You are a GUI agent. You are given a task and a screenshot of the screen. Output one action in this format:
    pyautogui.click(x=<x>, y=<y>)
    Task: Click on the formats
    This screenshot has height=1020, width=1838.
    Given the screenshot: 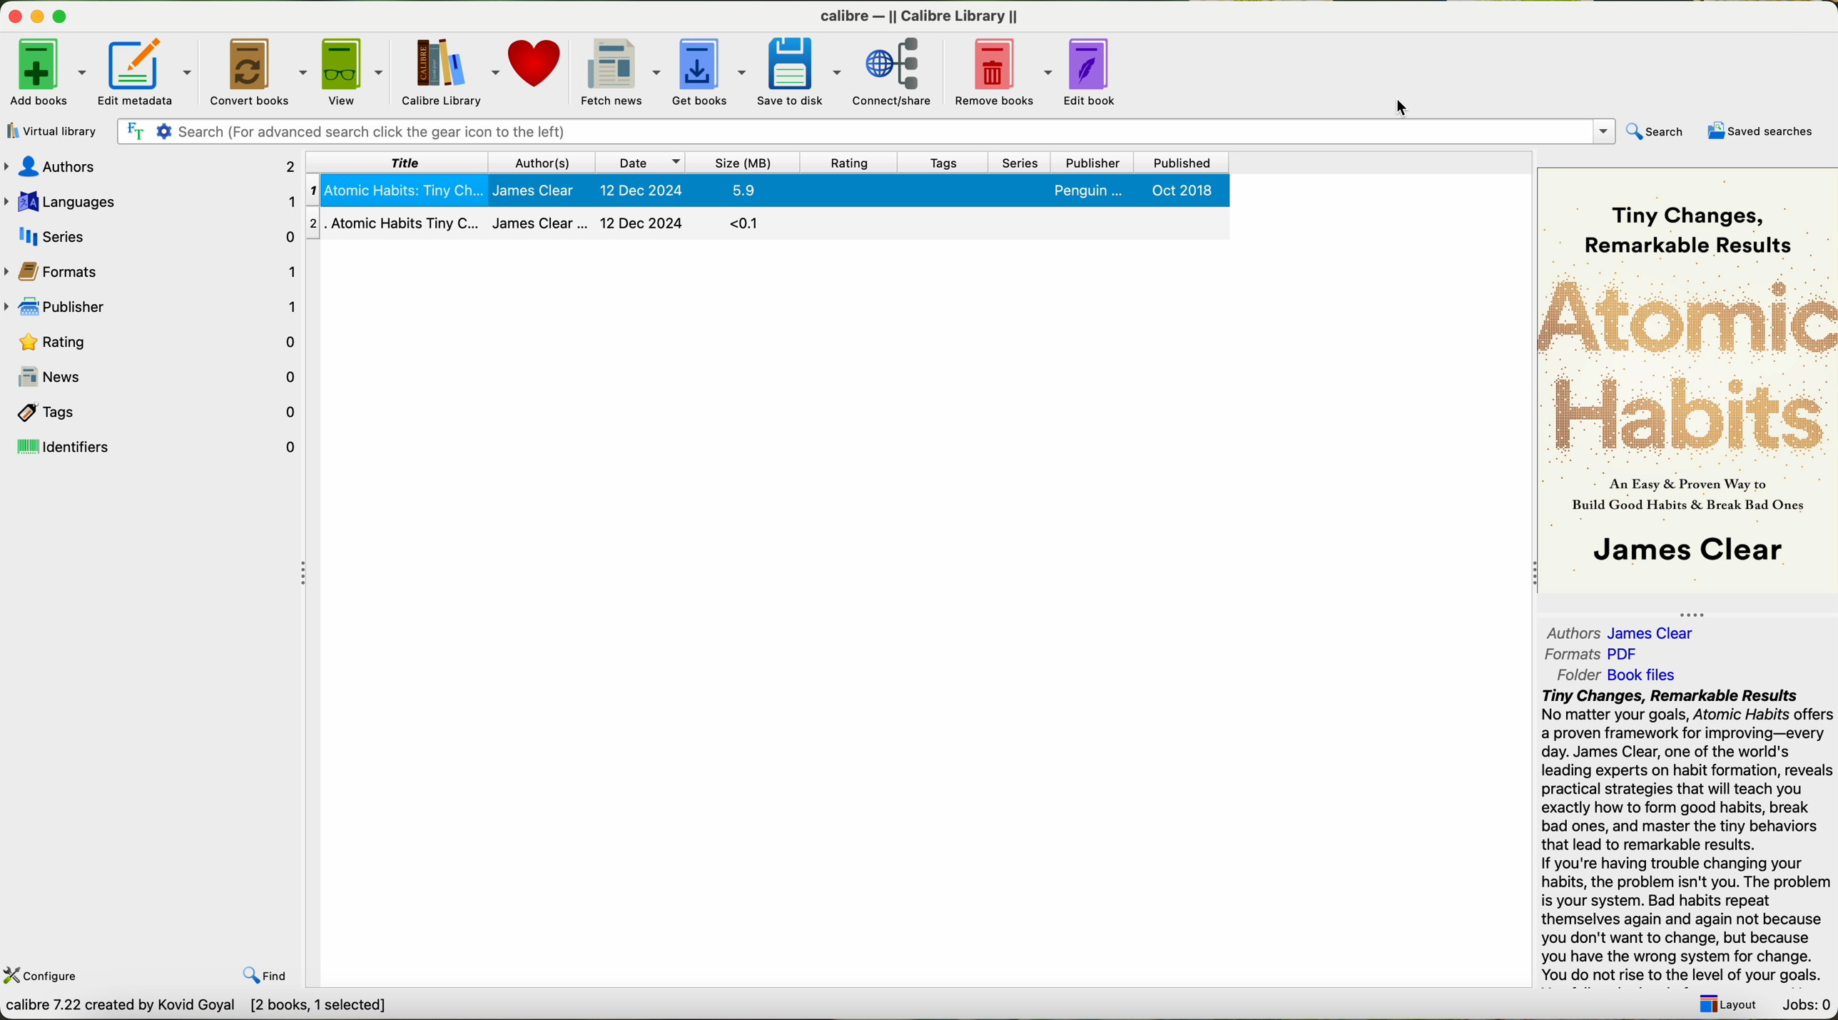 What is the action you would take?
    pyautogui.click(x=1597, y=655)
    